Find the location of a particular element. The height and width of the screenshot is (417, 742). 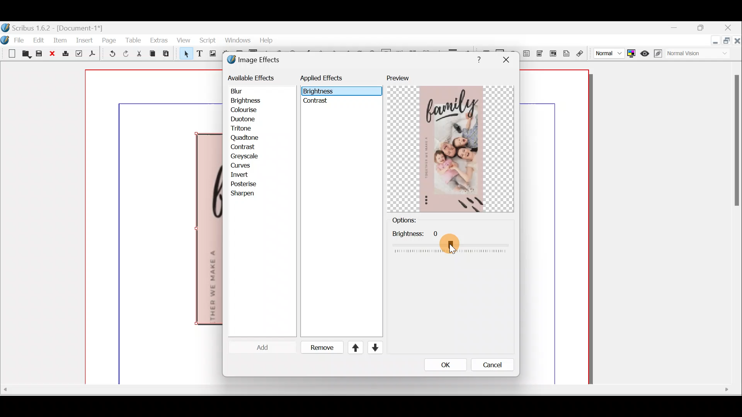

Cut is located at coordinates (139, 55).